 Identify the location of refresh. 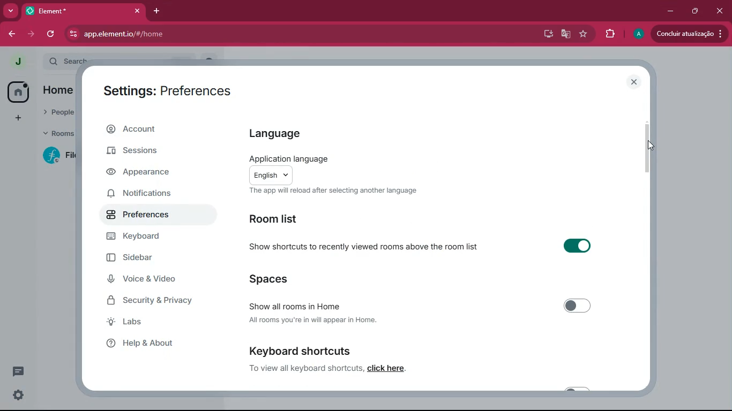
(51, 35).